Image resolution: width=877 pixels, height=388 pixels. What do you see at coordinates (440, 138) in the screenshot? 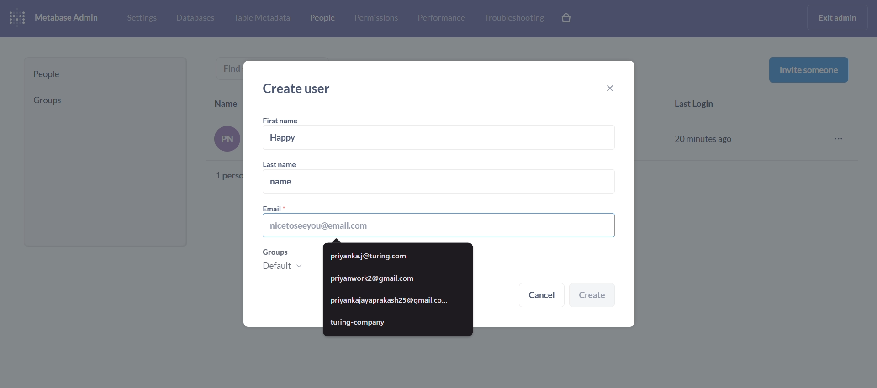
I see `happy` at bounding box center [440, 138].